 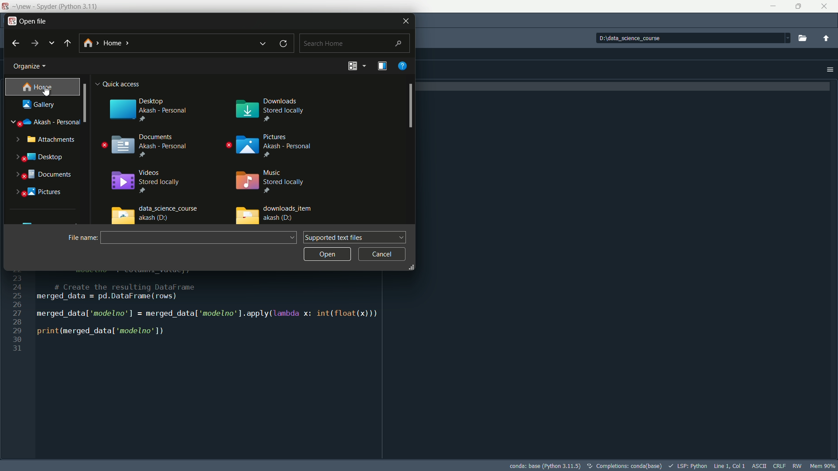 I want to click on resize, so click(x=409, y=267).